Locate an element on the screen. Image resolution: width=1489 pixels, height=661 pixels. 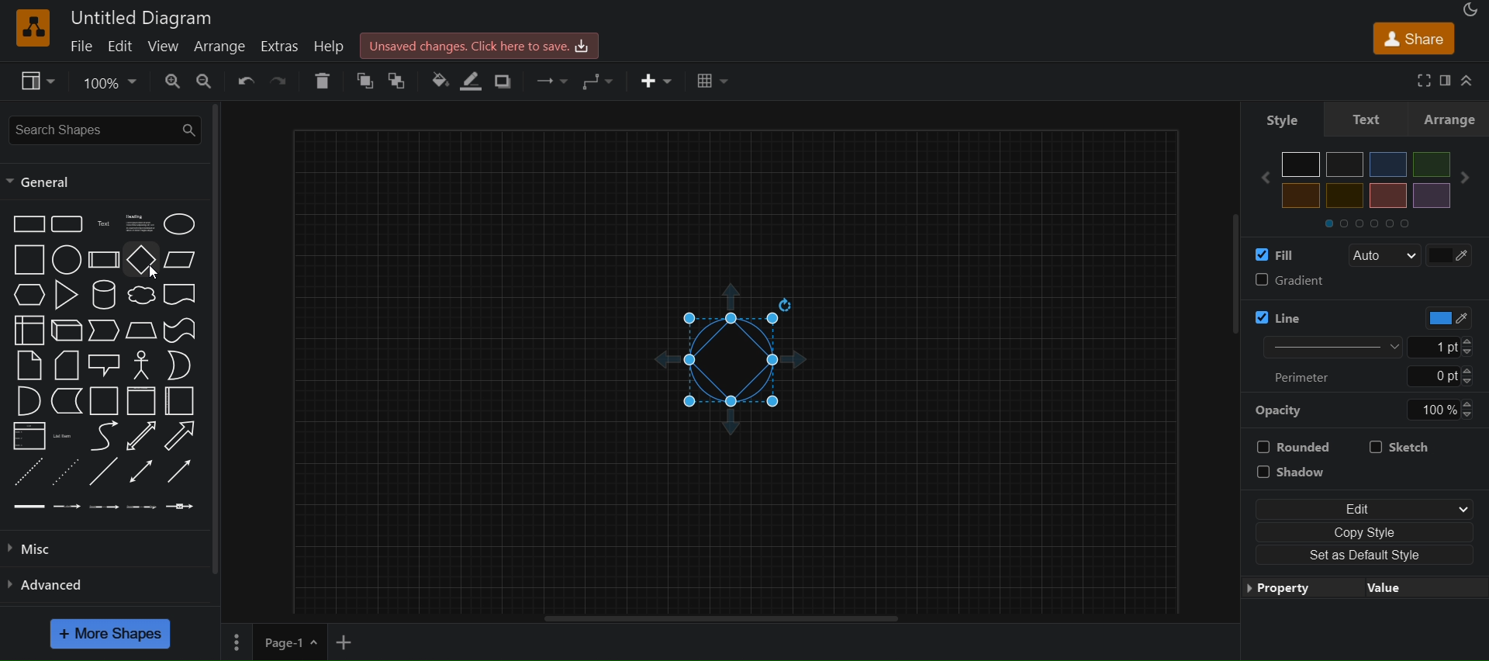
list item is located at coordinates (65, 436).